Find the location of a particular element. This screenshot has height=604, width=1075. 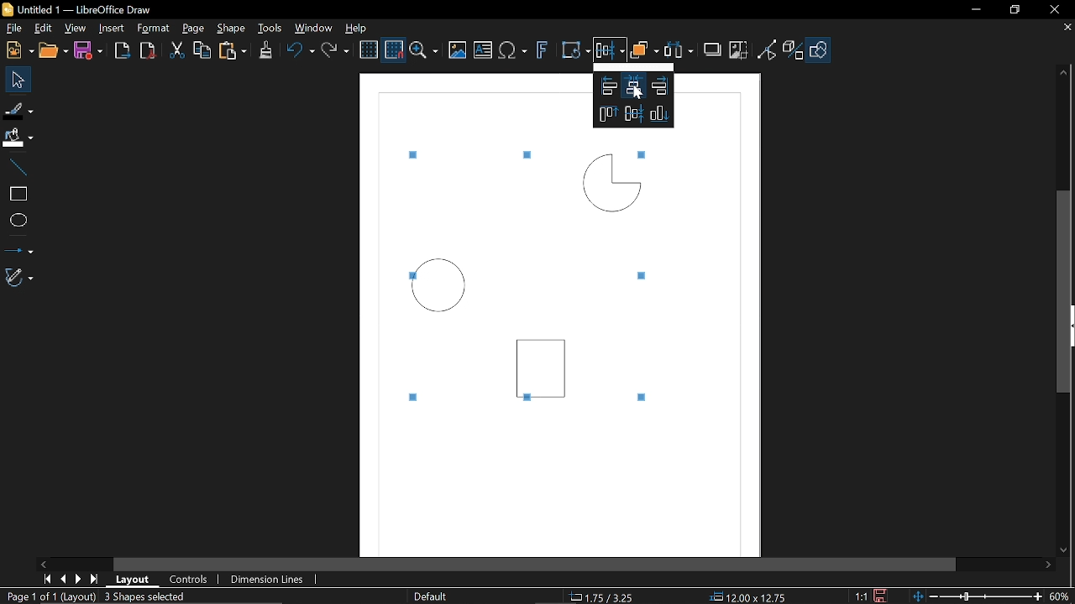

REstore down is located at coordinates (1017, 13).